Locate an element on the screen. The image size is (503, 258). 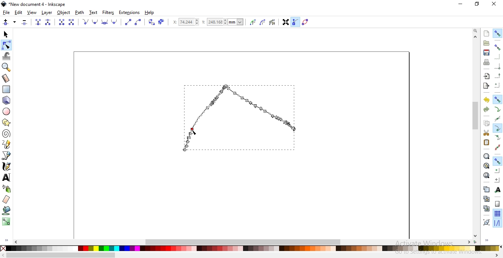
extensions is located at coordinates (129, 13).